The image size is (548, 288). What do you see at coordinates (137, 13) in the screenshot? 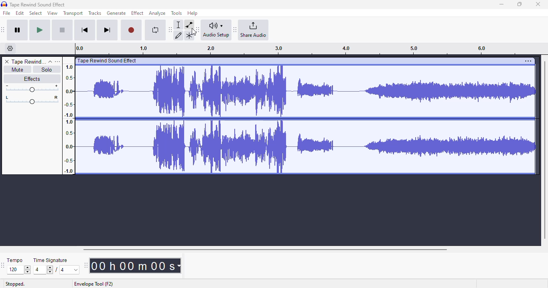
I see `effect` at bounding box center [137, 13].